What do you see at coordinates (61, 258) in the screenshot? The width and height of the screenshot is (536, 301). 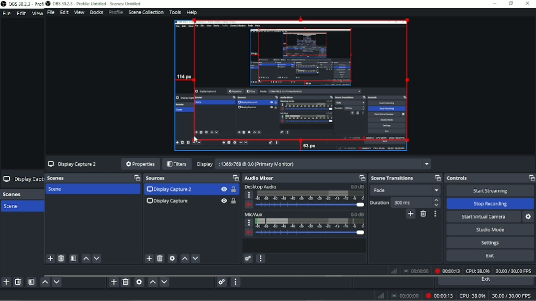 I see `delete` at bounding box center [61, 258].